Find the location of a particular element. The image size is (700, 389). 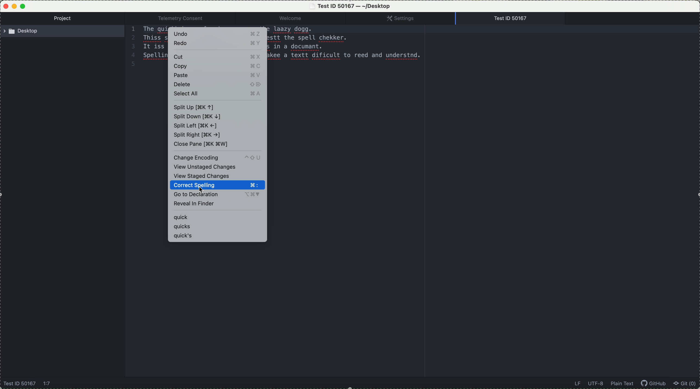

select all is located at coordinates (218, 94).